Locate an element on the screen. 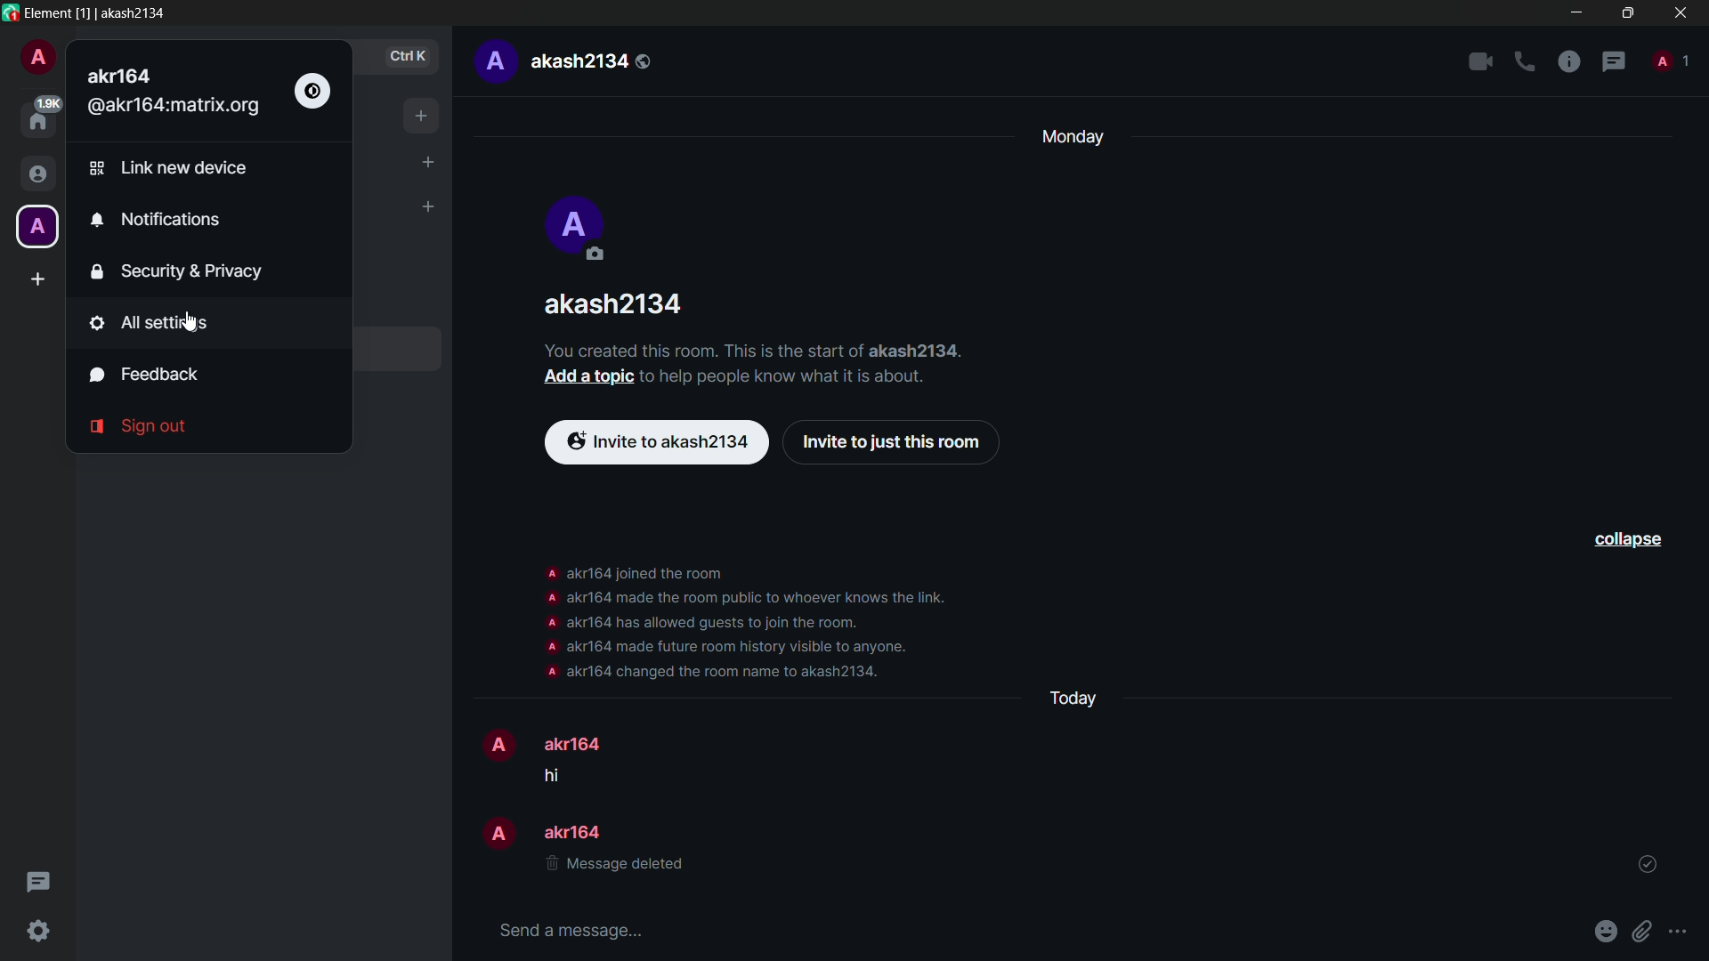 This screenshot has height=961, width=1709. minimize is located at coordinates (1579, 12).